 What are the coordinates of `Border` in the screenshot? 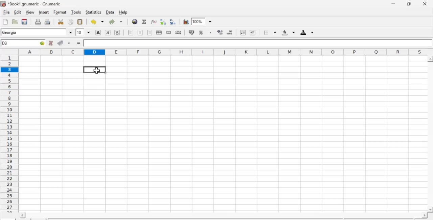 It's located at (270, 33).